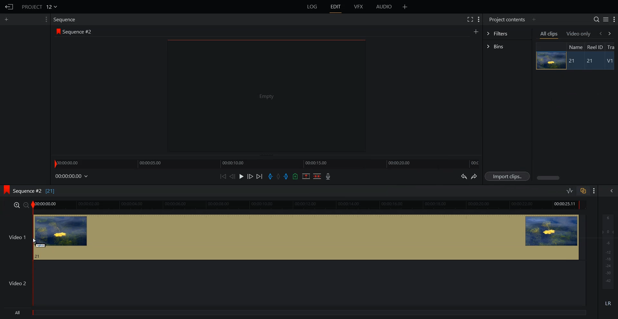  What do you see at coordinates (612, 33) in the screenshot?
I see `forward` at bounding box center [612, 33].